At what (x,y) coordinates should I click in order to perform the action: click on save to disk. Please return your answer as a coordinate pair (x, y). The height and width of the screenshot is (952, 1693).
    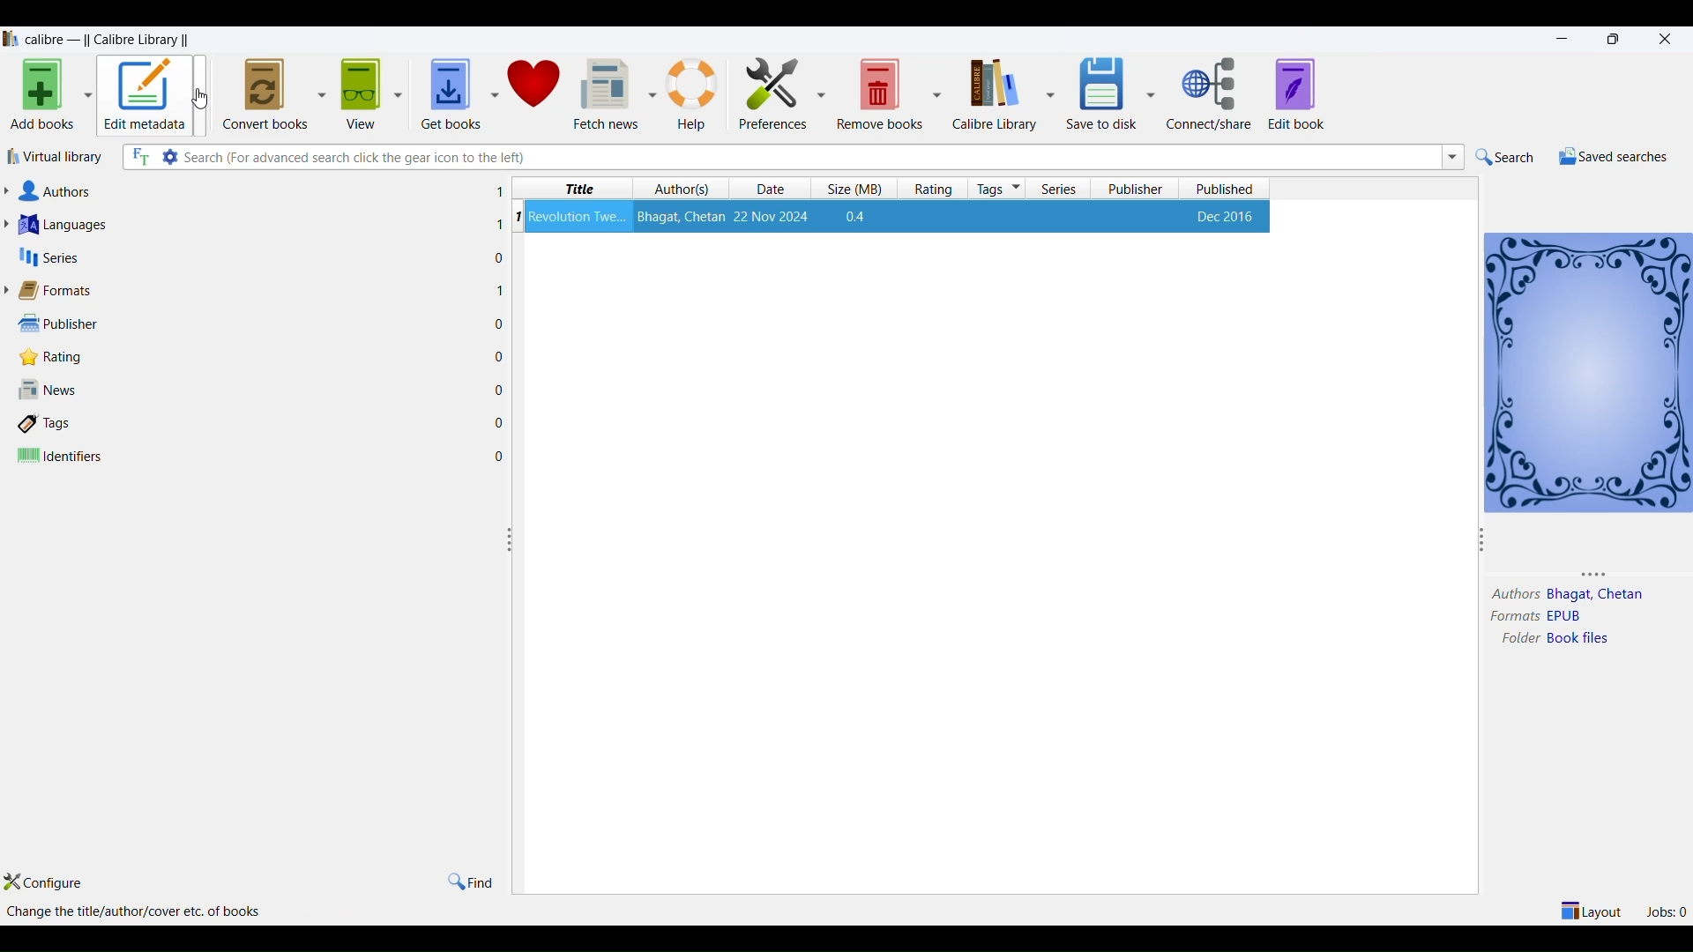
    Looking at the image, I should click on (1100, 90).